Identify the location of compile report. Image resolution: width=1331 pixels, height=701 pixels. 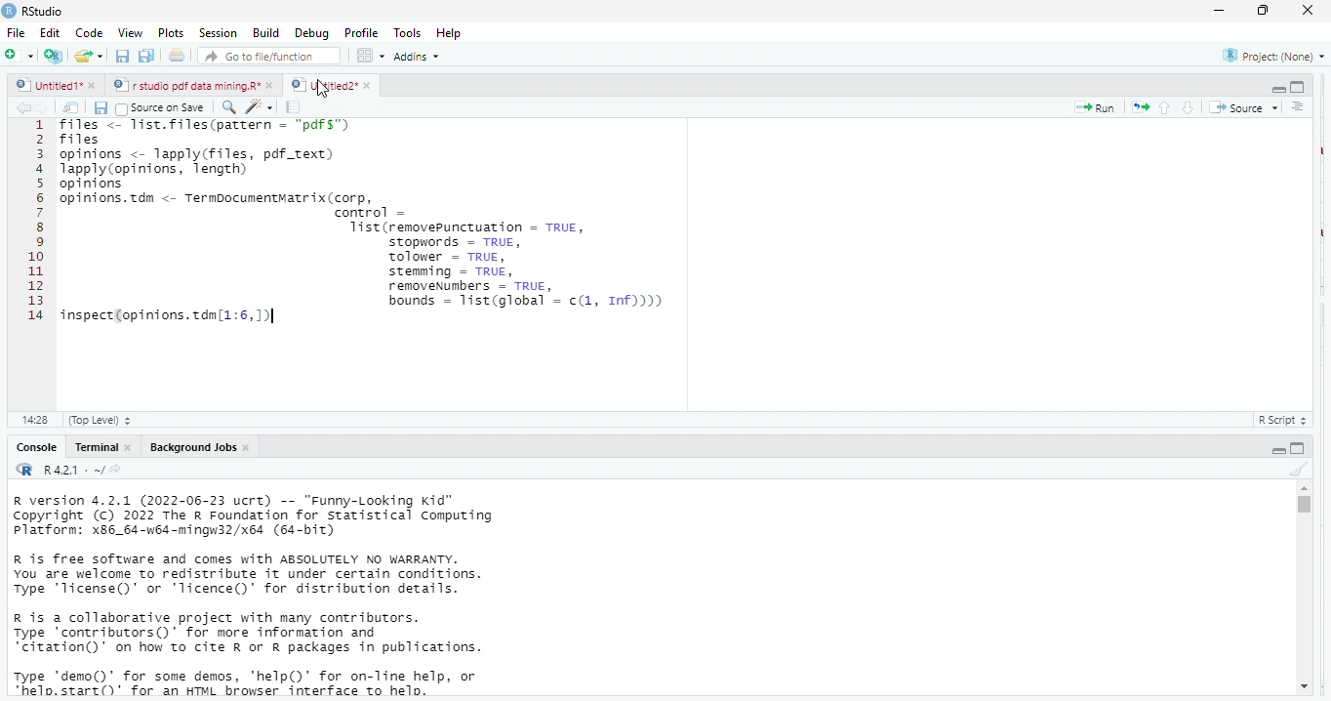
(296, 107).